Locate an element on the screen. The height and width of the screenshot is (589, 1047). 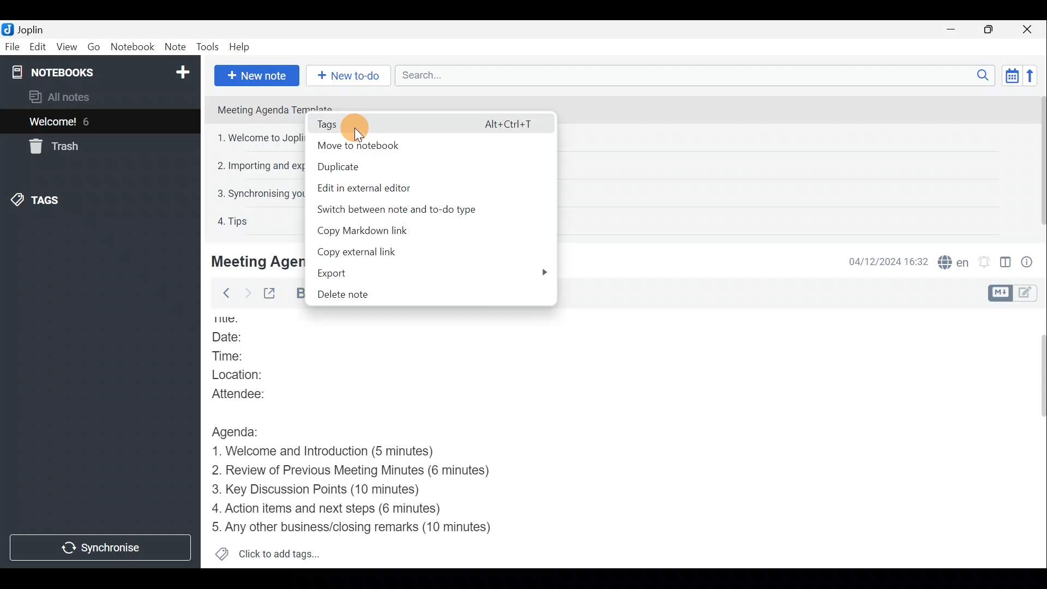
Review of Previous Meeting Minutes (6 minutes) is located at coordinates (368, 472).